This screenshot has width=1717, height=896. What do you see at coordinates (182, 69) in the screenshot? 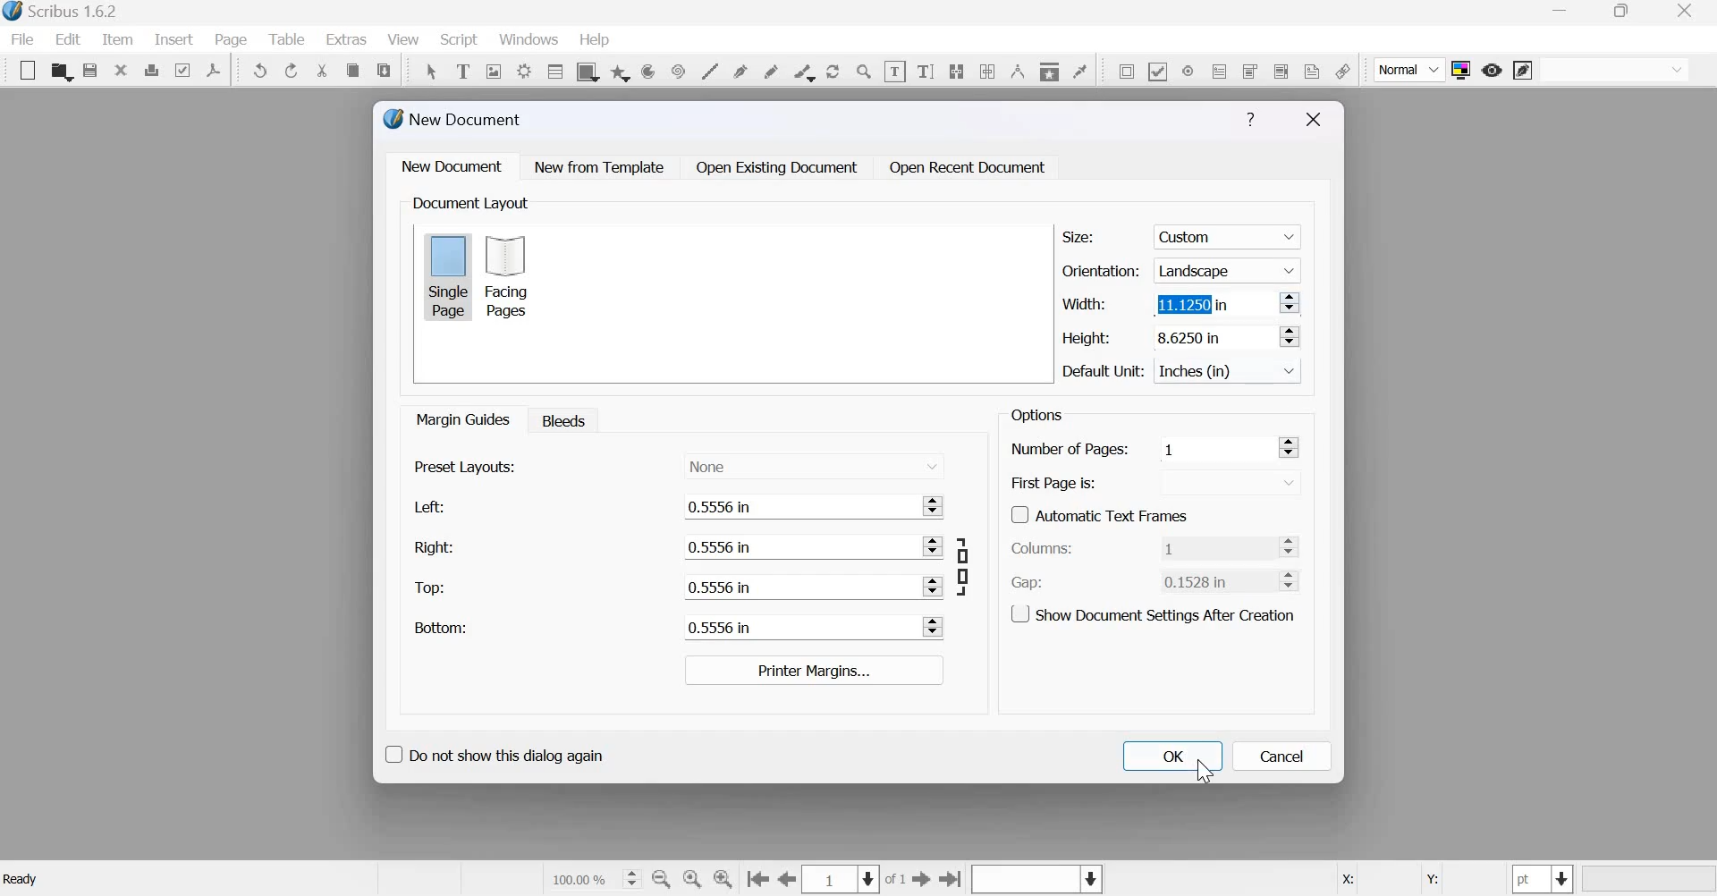
I see `Preflight verifier` at bounding box center [182, 69].